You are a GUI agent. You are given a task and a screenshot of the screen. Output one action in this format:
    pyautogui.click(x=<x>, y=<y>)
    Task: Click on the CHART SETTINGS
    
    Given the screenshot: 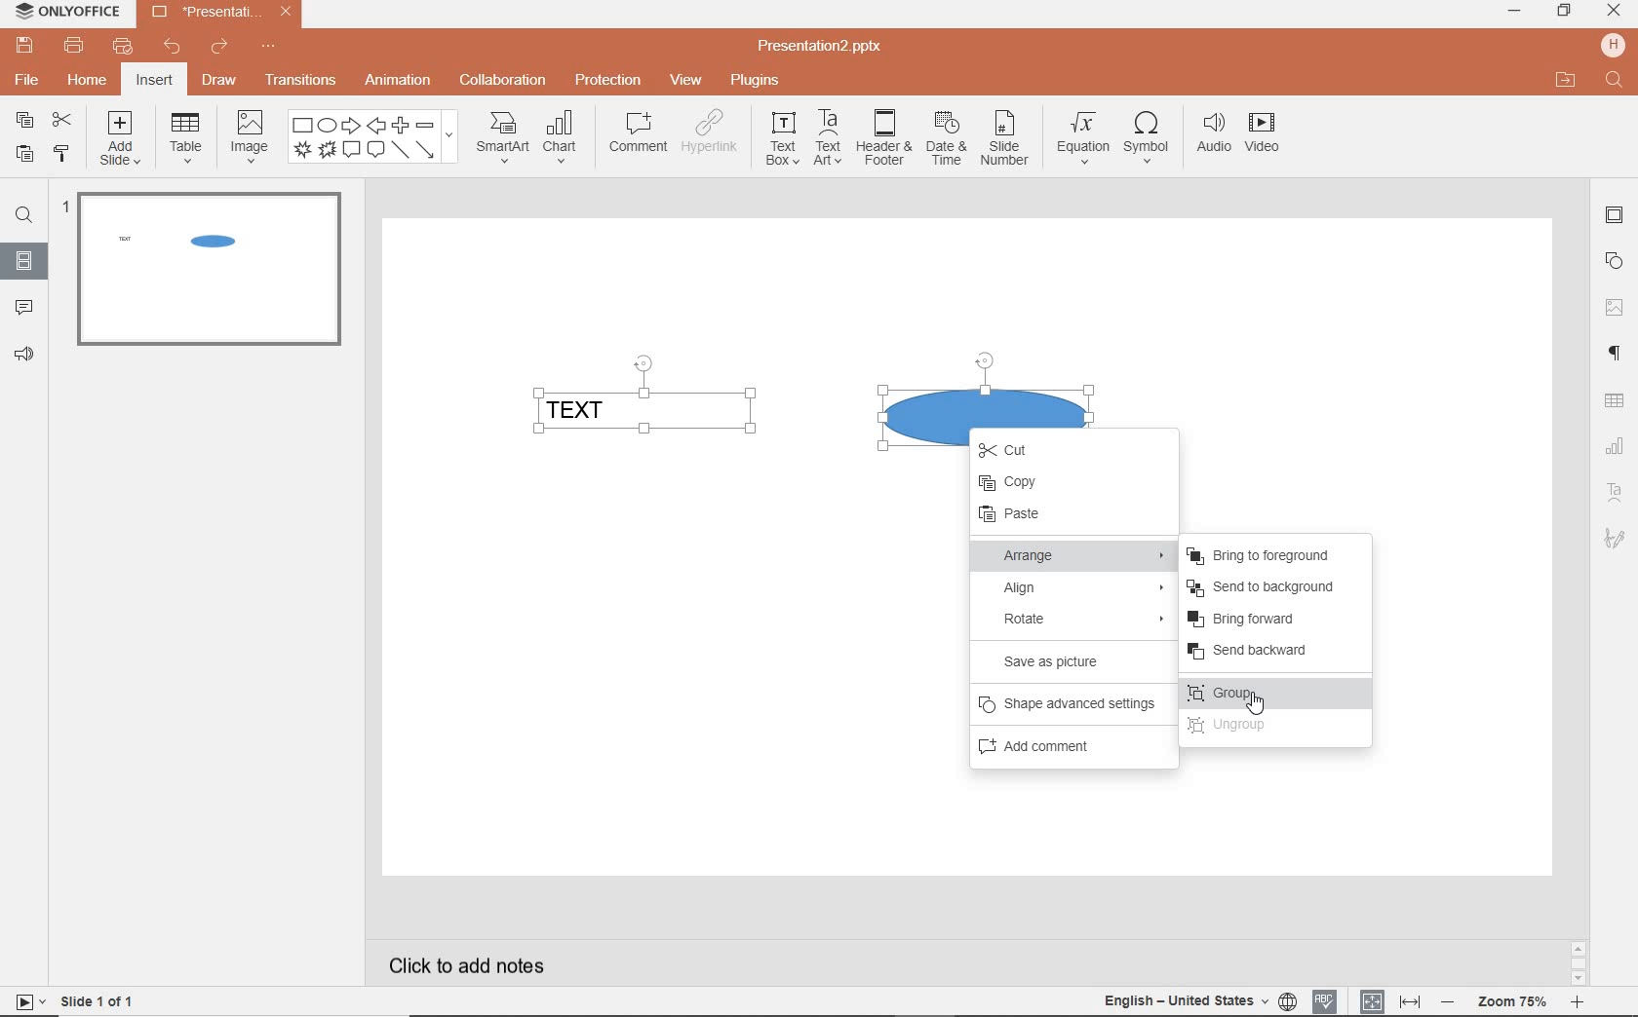 What is the action you would take?
    pyautogui.click(x=1616, y=447)
    